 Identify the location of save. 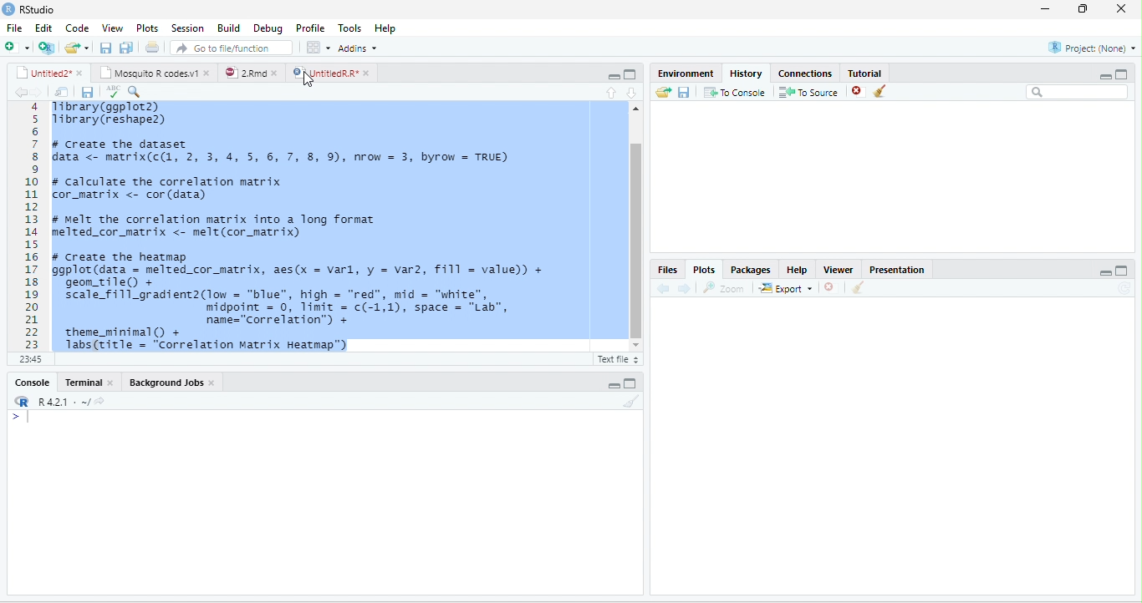
(82, 92).